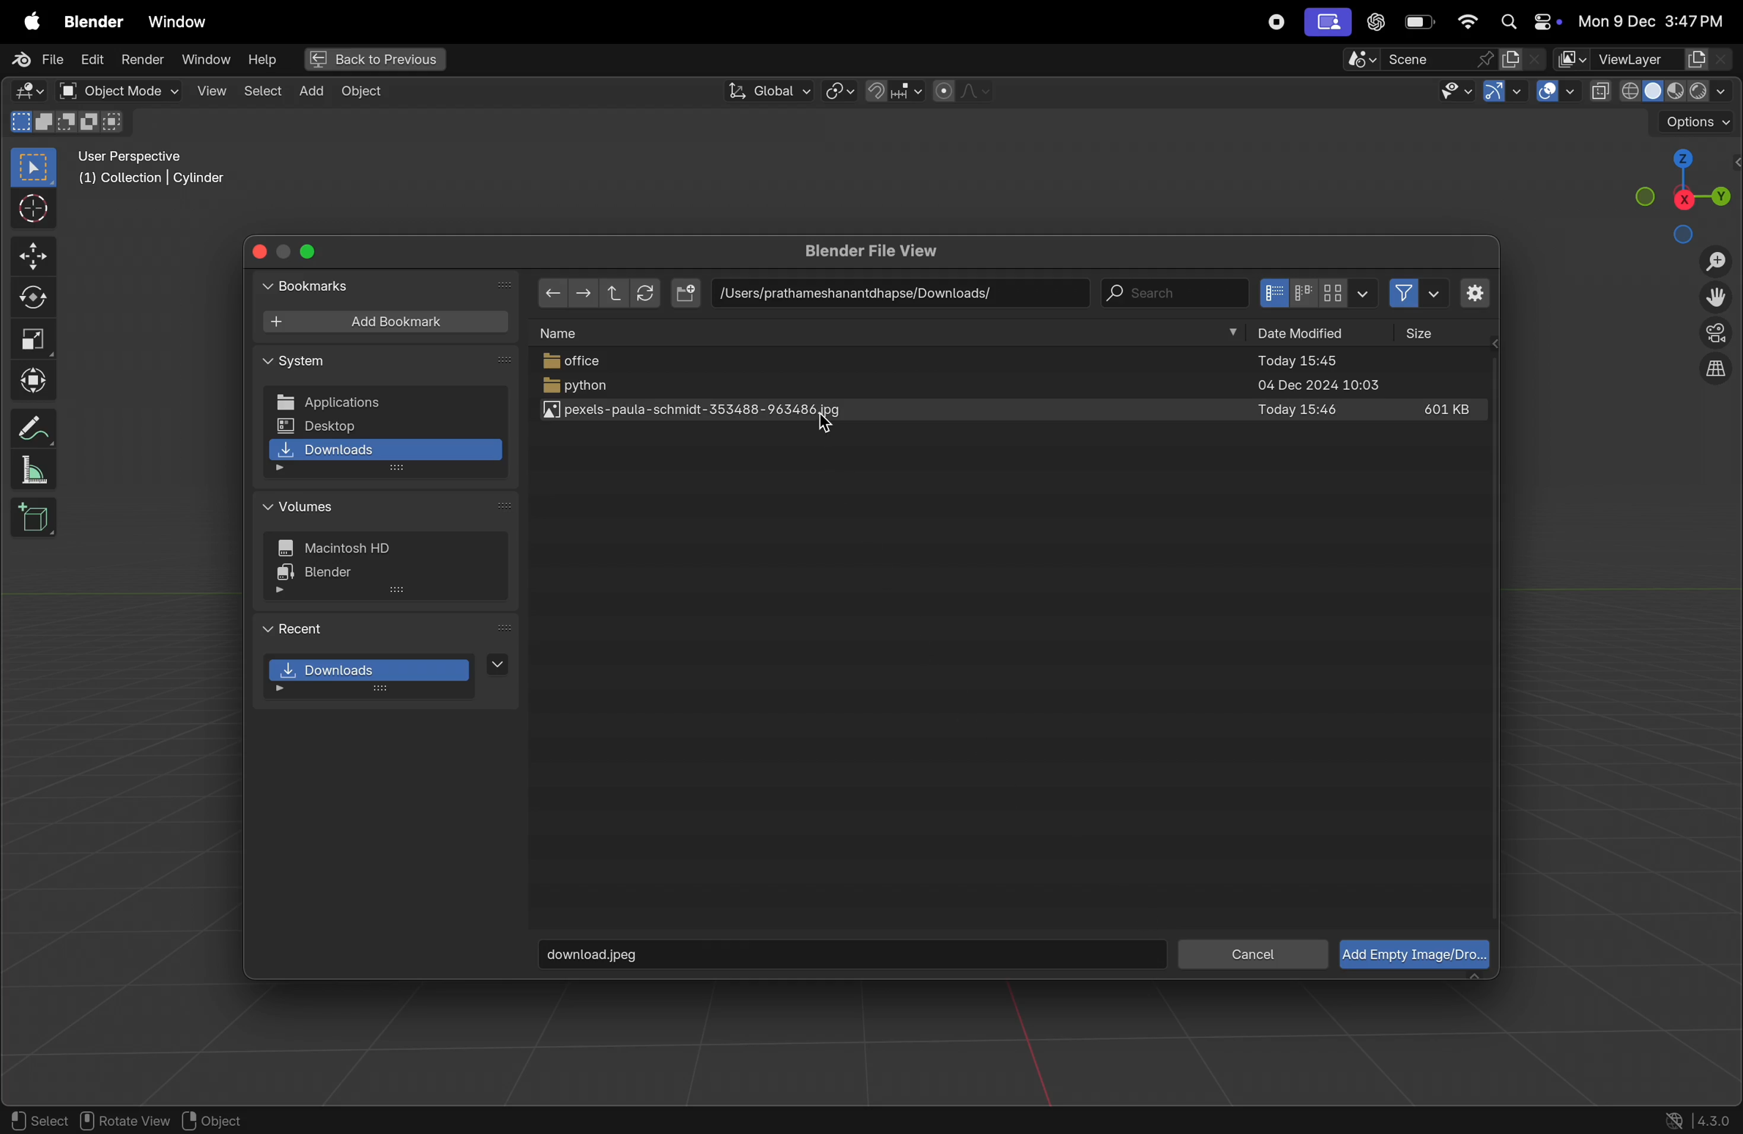  I want to click on rotate, so click(30, 294).